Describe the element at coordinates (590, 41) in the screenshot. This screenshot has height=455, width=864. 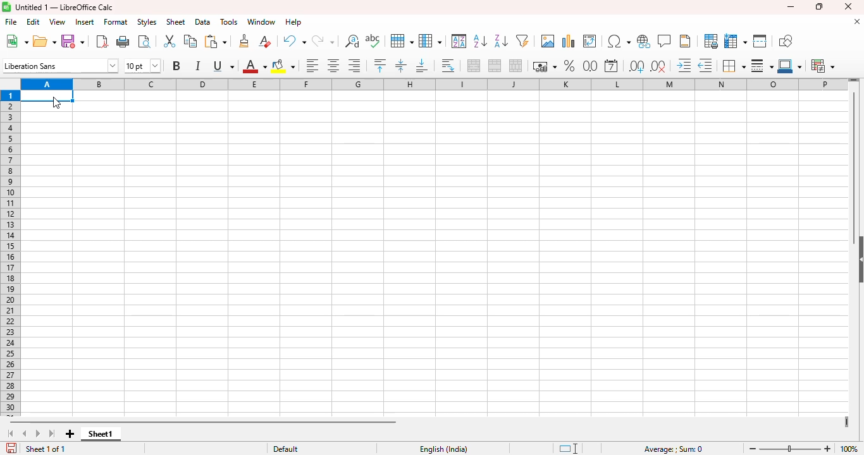
I see `insert or edit pivot table` at that location.